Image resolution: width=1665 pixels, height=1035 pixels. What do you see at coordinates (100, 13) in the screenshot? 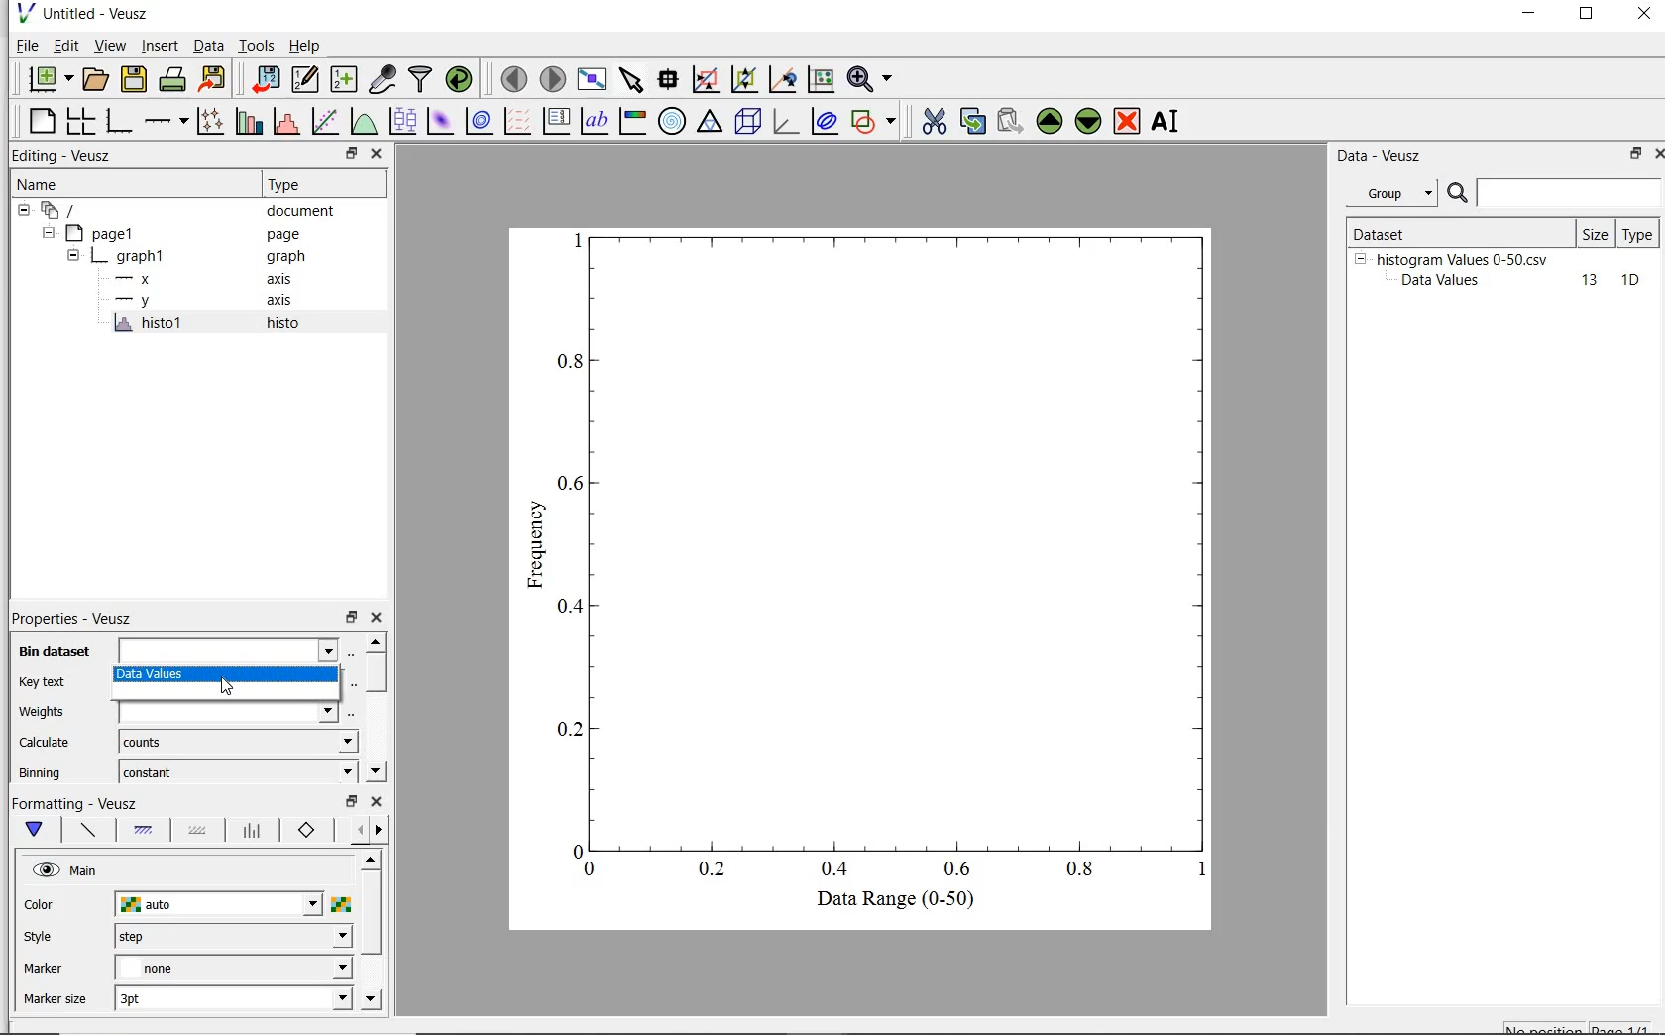
I see `Untitled - Veusz` at bounding box center [100, 13].